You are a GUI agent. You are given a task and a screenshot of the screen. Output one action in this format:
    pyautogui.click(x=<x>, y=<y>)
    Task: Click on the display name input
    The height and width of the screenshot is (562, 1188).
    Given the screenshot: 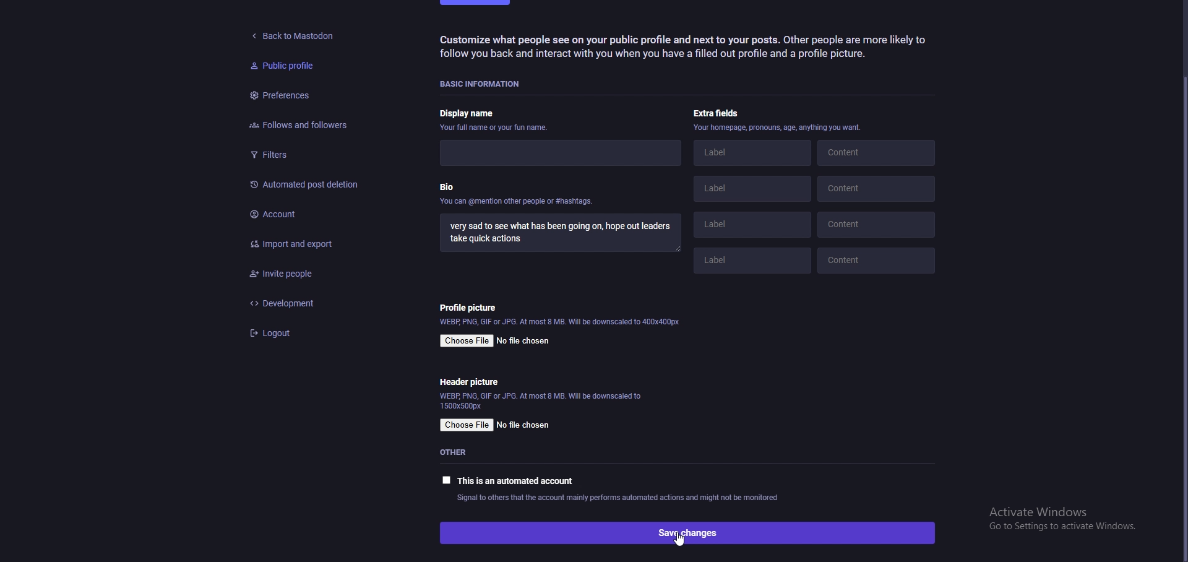 What is the action you would take?
    pyautogui.click(x=555, y=152)
    